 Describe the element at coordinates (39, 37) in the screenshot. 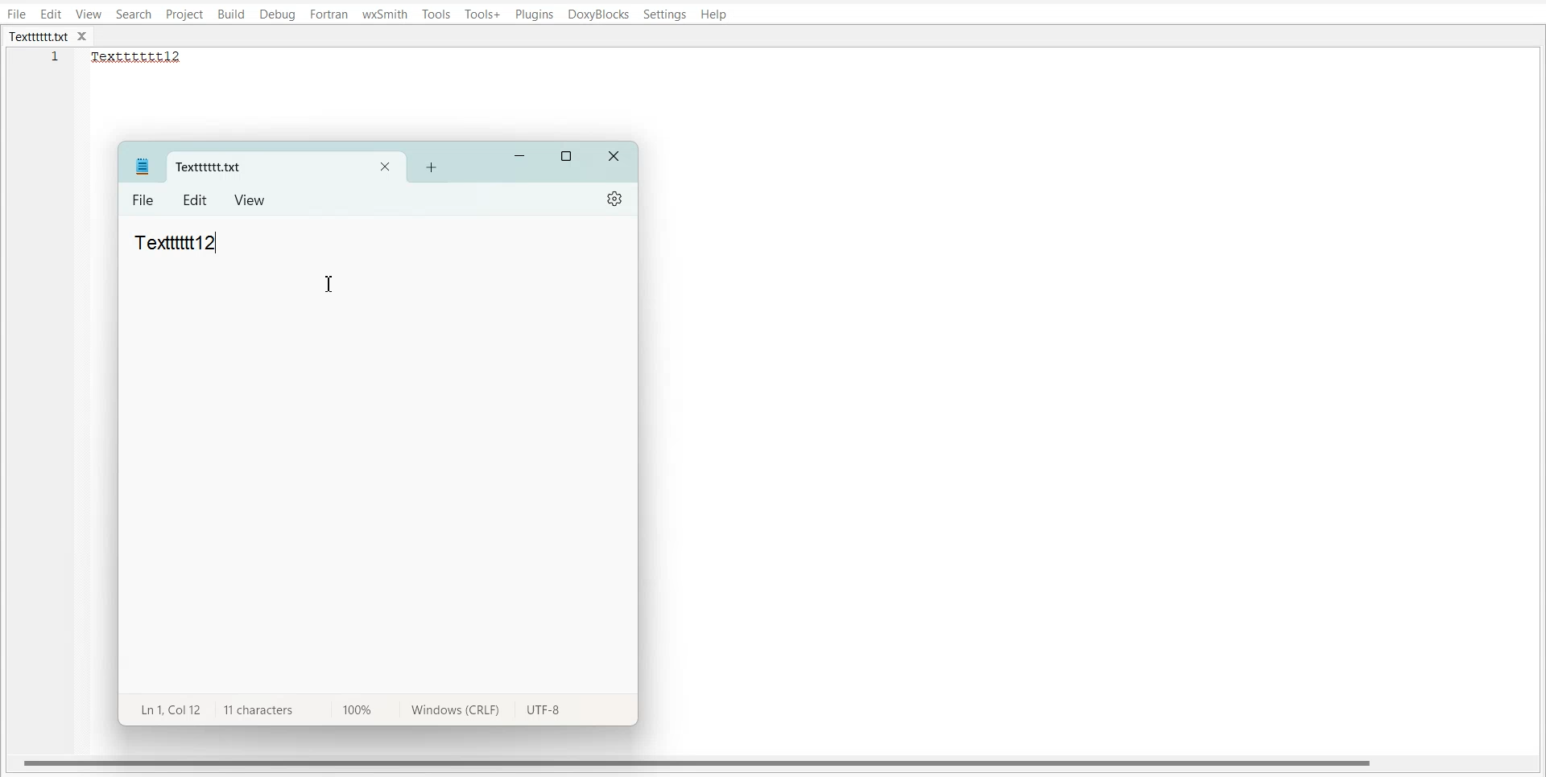

I see `Textttttt.txt` at that location.